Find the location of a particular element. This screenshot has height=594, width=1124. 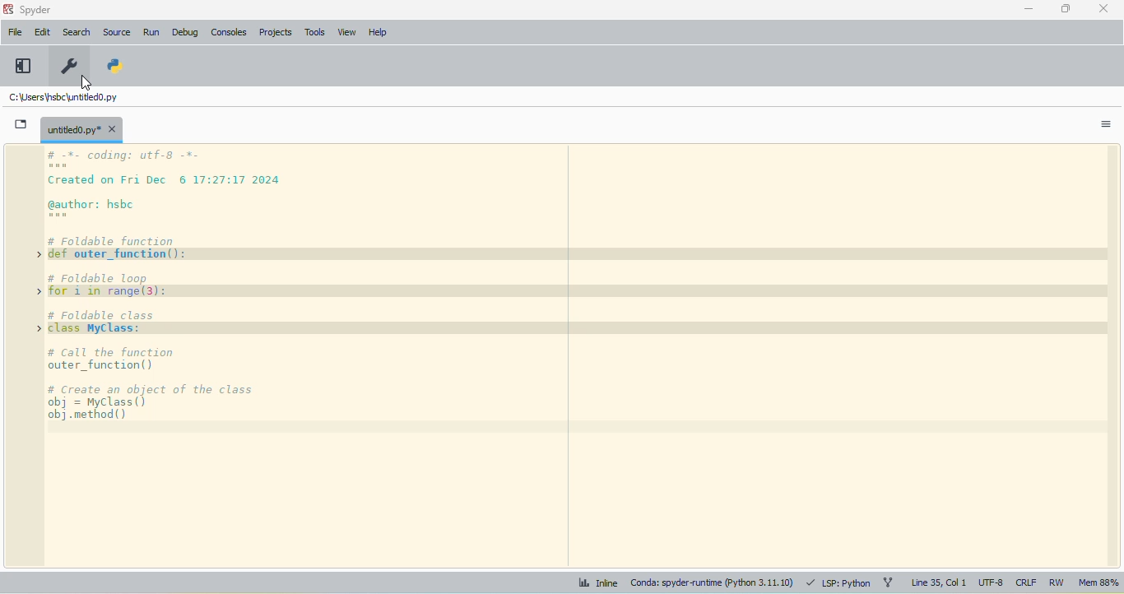

LSP: python is located at coordinates (838, 582).